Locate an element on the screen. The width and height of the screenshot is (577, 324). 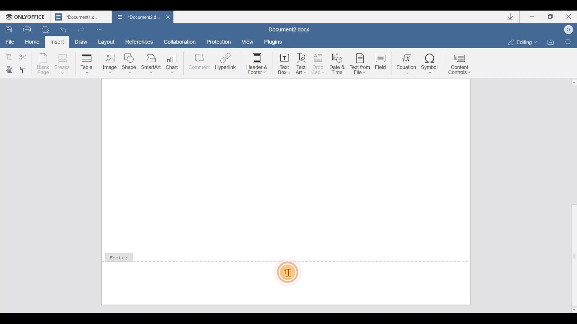
Find is located at coordinates (571, 41).